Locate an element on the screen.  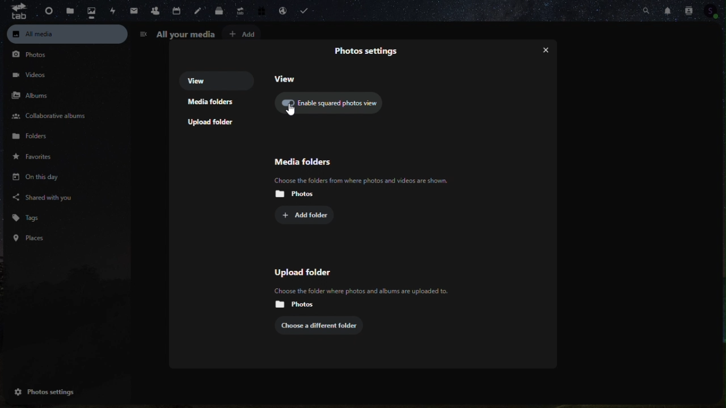
 is located at coordinates (369, 53).